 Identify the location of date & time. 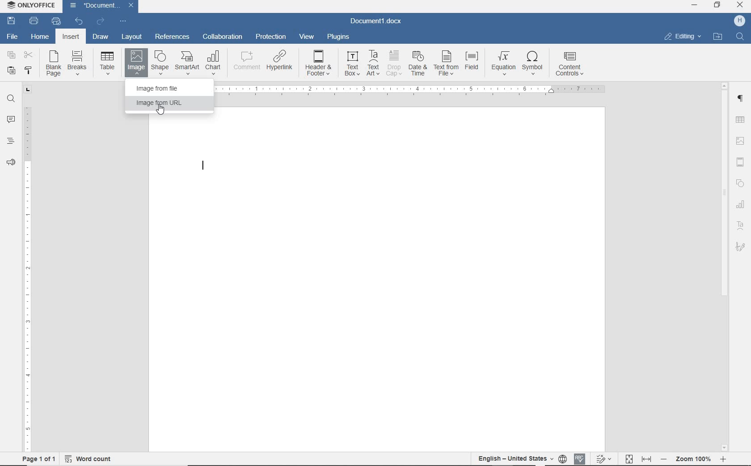
(418, 62).